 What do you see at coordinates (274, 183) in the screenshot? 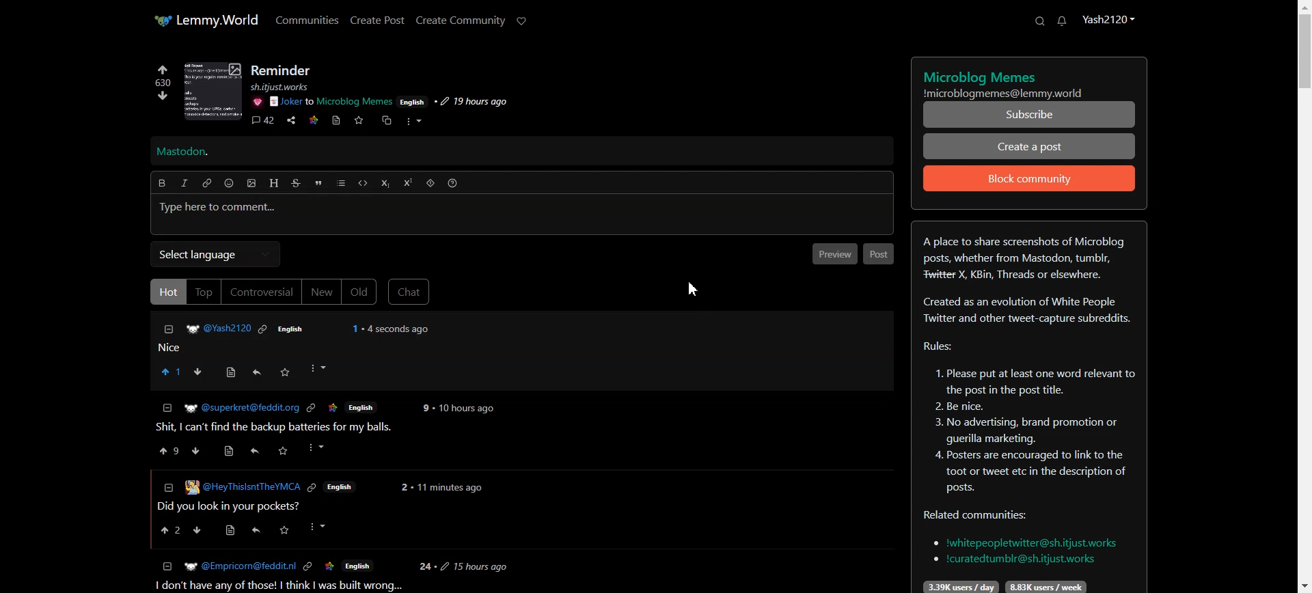
I see `Header` at bounding box center [274, 183].